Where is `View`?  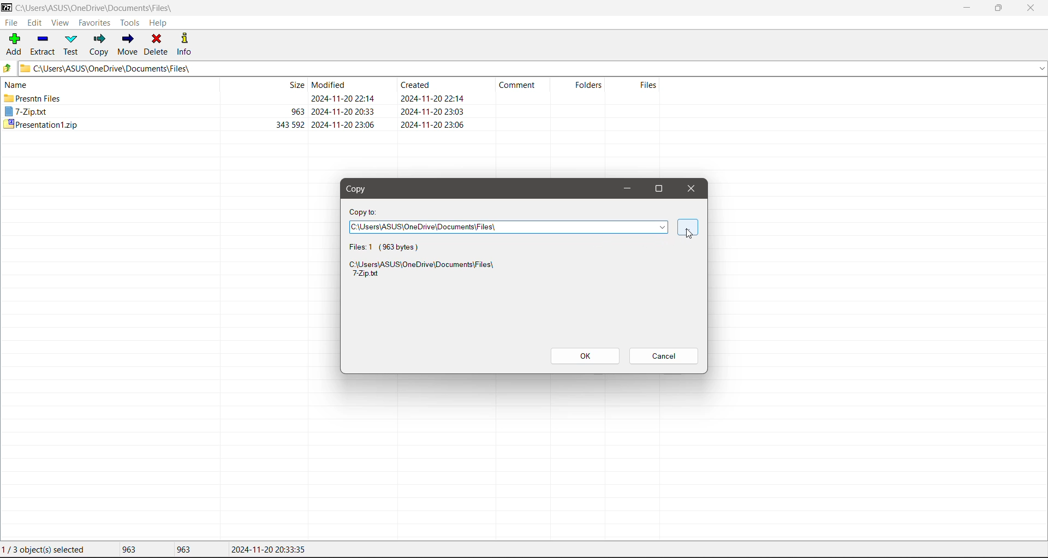 View is located at coordinates (61, 23).